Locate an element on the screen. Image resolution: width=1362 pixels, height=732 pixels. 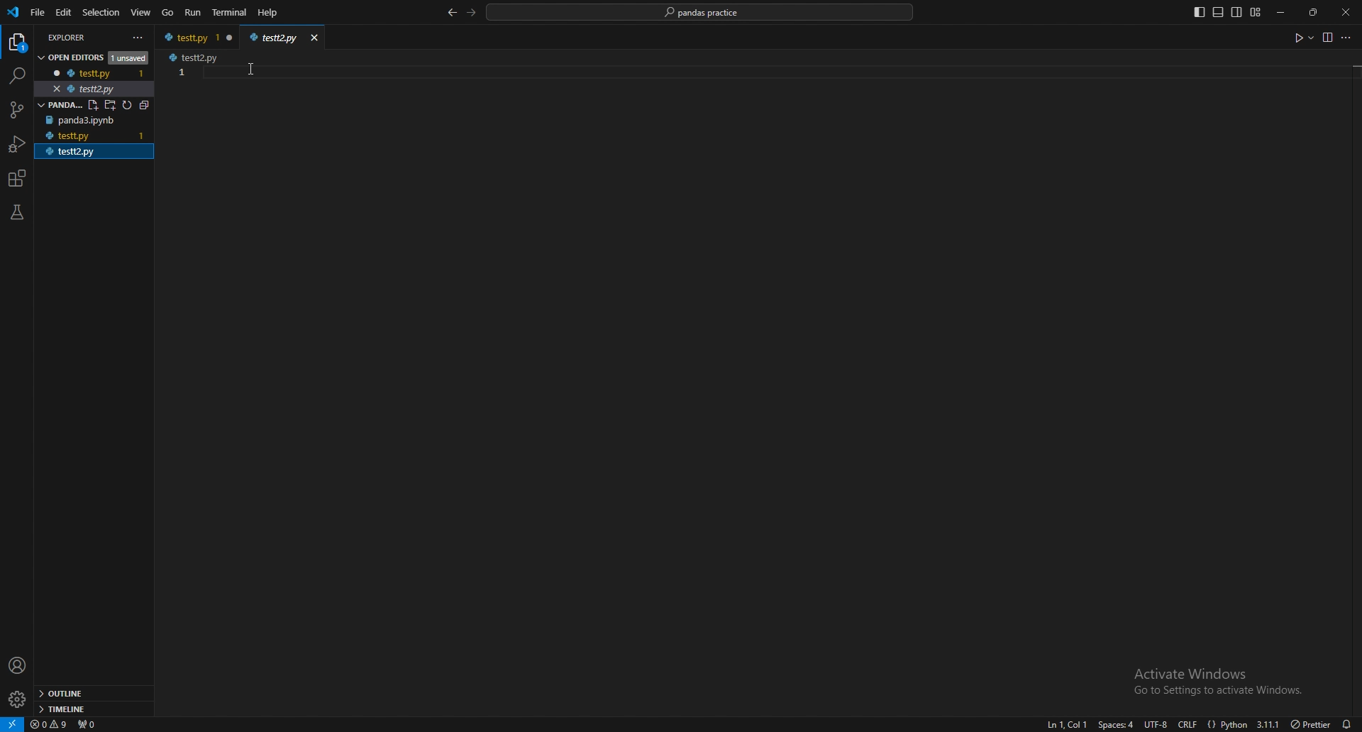
ln1, col1 is located at coordinates (1061, 725).